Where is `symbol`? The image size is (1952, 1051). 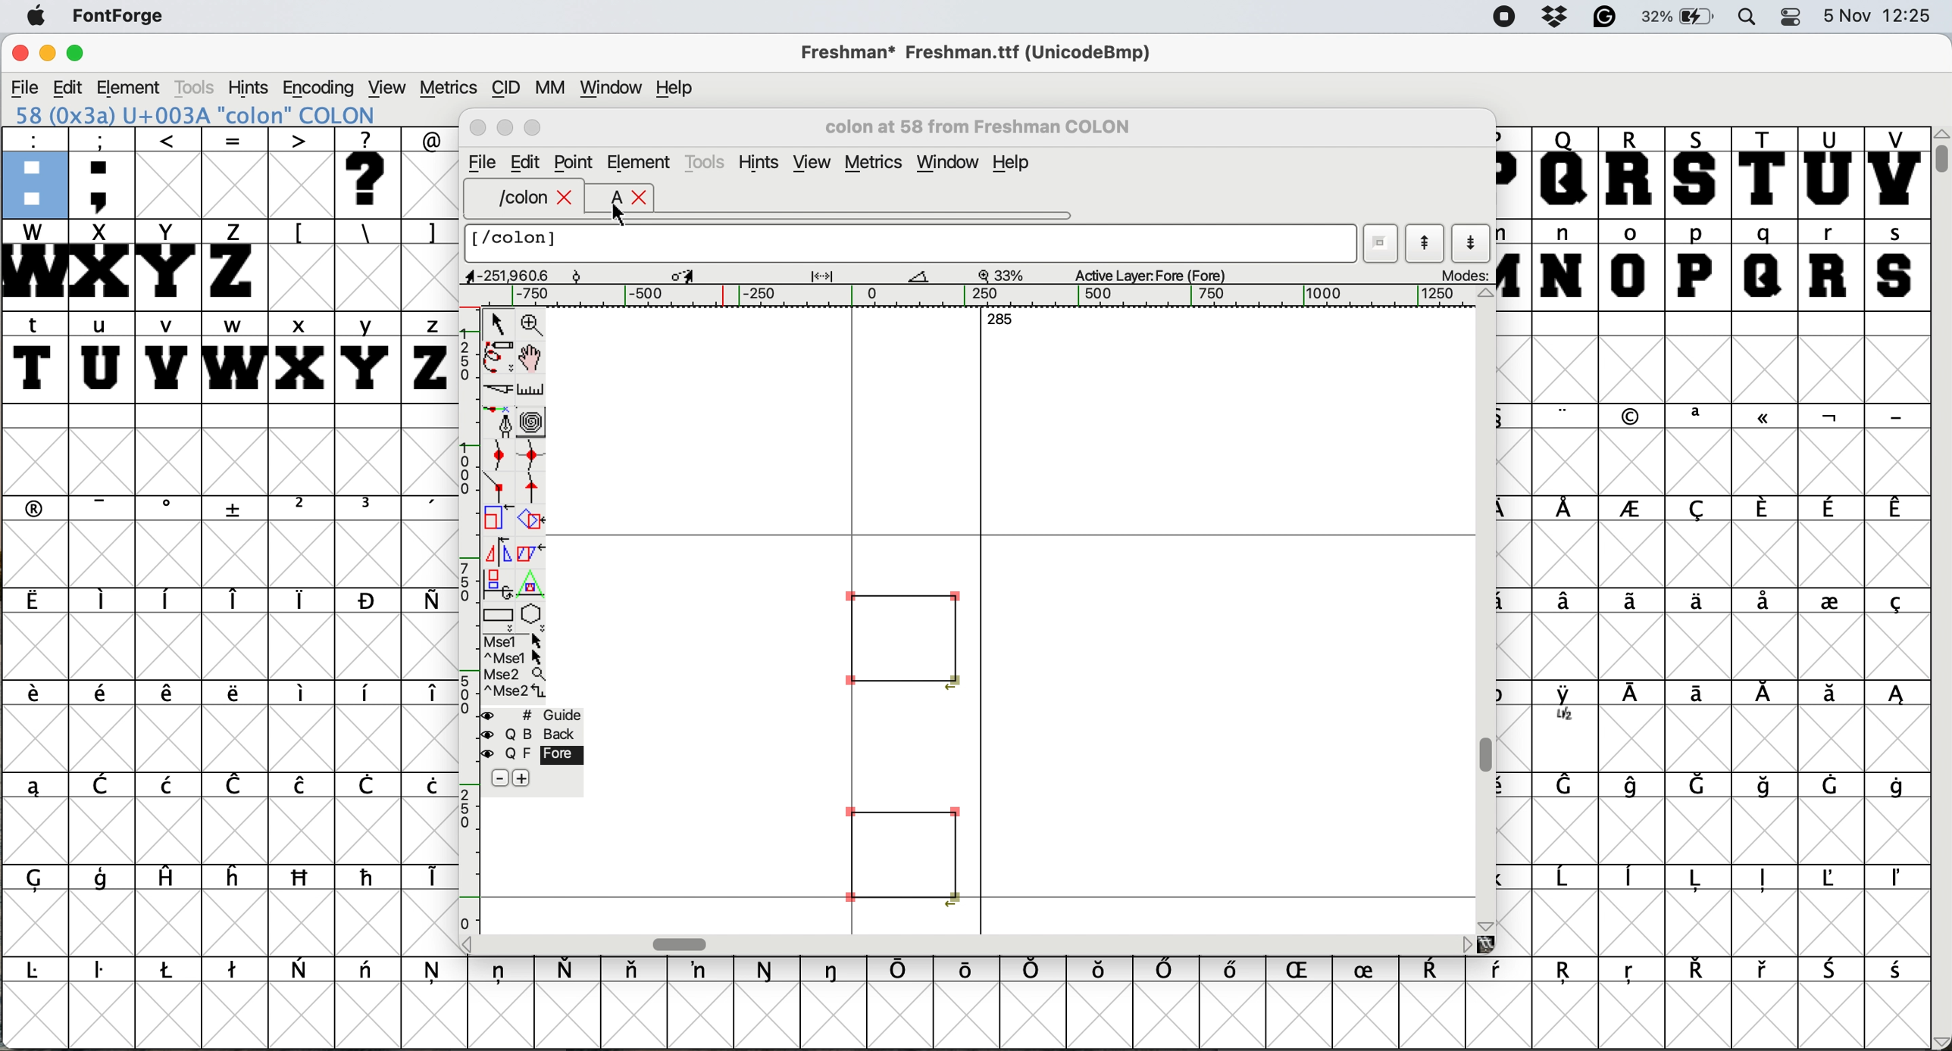
symbol is located at coordinates (105, 602).